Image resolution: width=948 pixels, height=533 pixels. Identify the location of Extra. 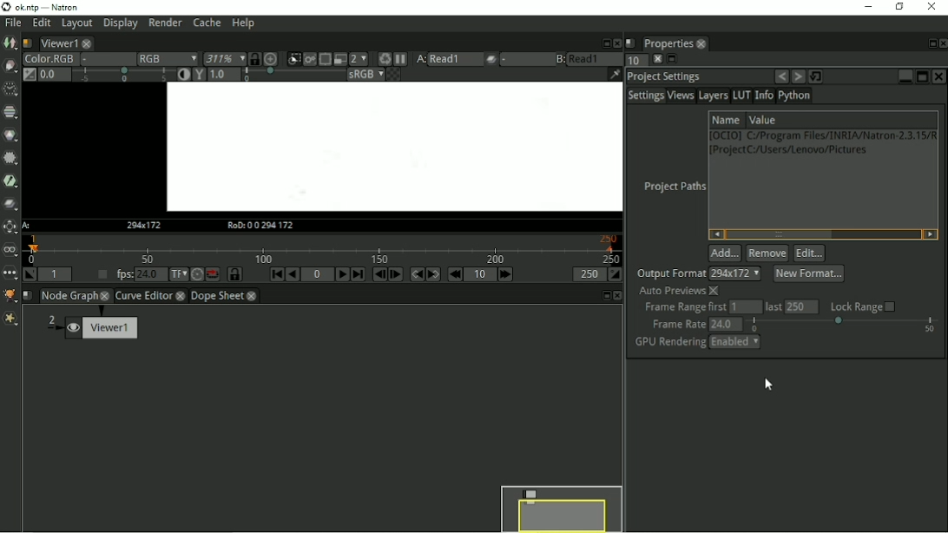
(10, 319).